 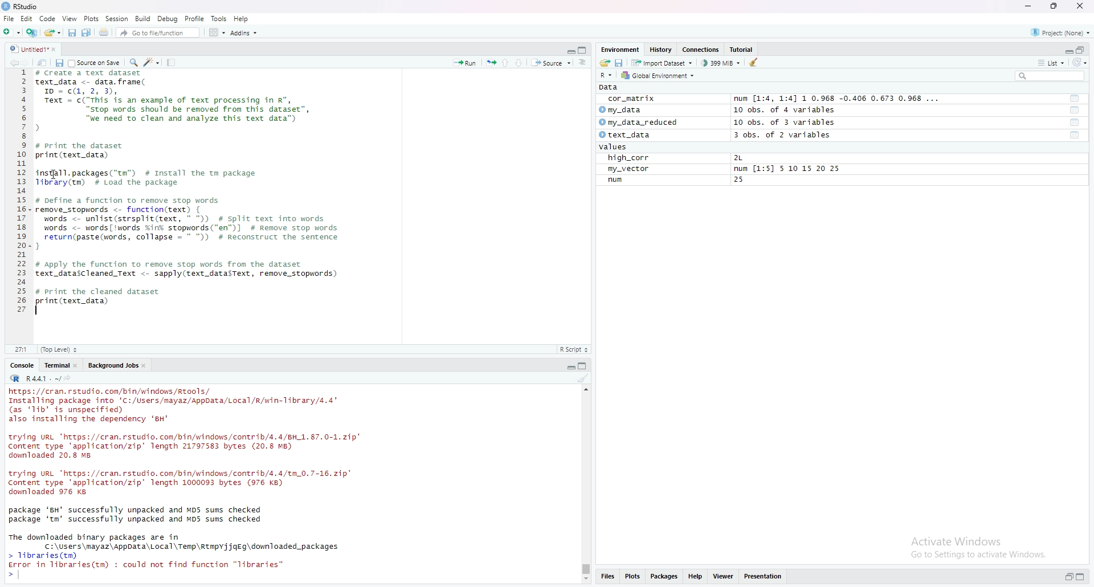 I want to click on show document online, so click(x=583, y=63).